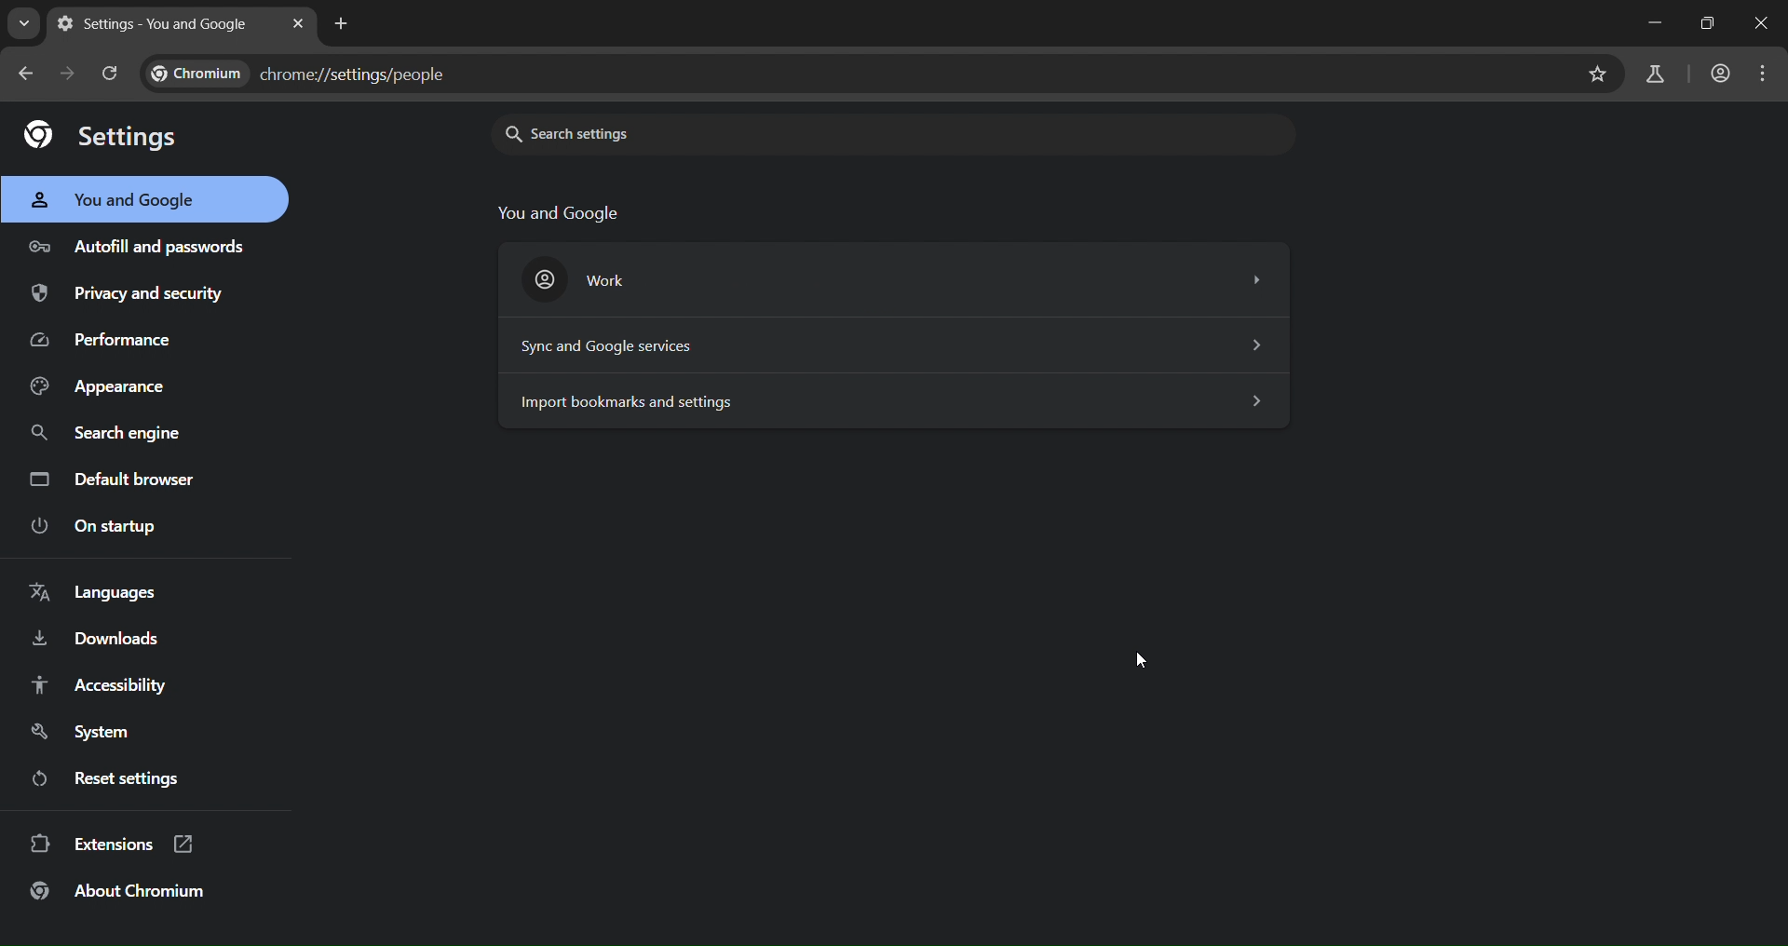 The height and width of the screenshot is (946, 1788). What do you see at coordinates (1770, 72) in the screenshot?
I see `menu` at bounding box center [1770, 72].